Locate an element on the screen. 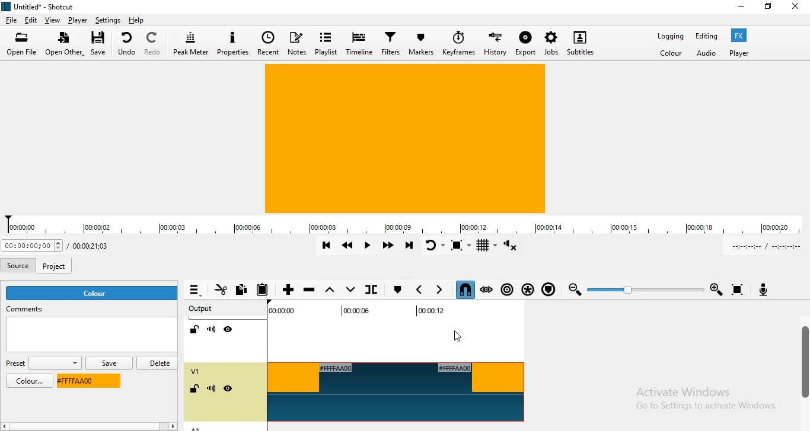  Toggle zoom is located at coordinates (460, 245).